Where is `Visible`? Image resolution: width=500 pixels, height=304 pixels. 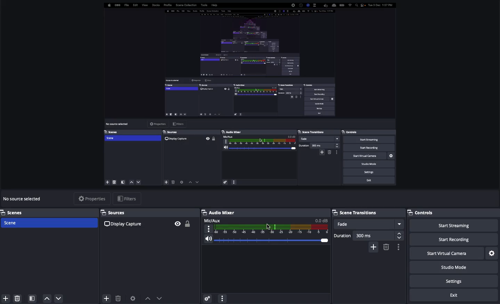 Visible is located at coordinates (177, 223).